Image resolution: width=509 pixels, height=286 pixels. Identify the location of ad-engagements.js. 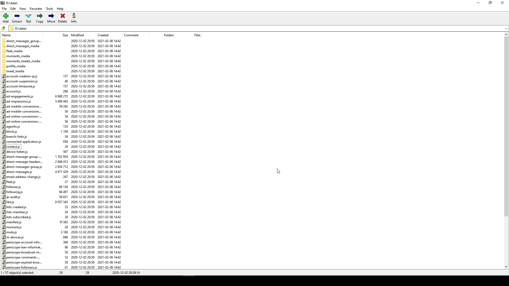
(17, 96).